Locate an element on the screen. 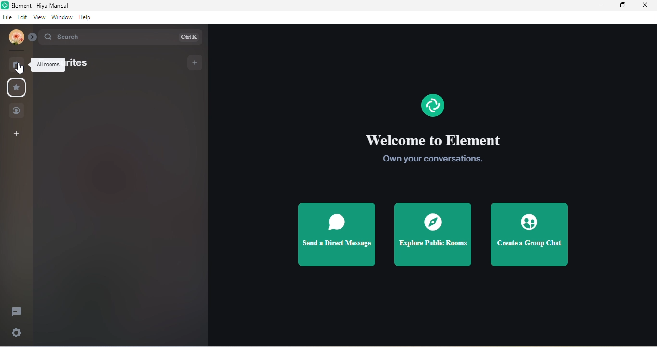 This screenshot has height=347, width=657. Send a Direct Message is located at coordinates (337, 235).